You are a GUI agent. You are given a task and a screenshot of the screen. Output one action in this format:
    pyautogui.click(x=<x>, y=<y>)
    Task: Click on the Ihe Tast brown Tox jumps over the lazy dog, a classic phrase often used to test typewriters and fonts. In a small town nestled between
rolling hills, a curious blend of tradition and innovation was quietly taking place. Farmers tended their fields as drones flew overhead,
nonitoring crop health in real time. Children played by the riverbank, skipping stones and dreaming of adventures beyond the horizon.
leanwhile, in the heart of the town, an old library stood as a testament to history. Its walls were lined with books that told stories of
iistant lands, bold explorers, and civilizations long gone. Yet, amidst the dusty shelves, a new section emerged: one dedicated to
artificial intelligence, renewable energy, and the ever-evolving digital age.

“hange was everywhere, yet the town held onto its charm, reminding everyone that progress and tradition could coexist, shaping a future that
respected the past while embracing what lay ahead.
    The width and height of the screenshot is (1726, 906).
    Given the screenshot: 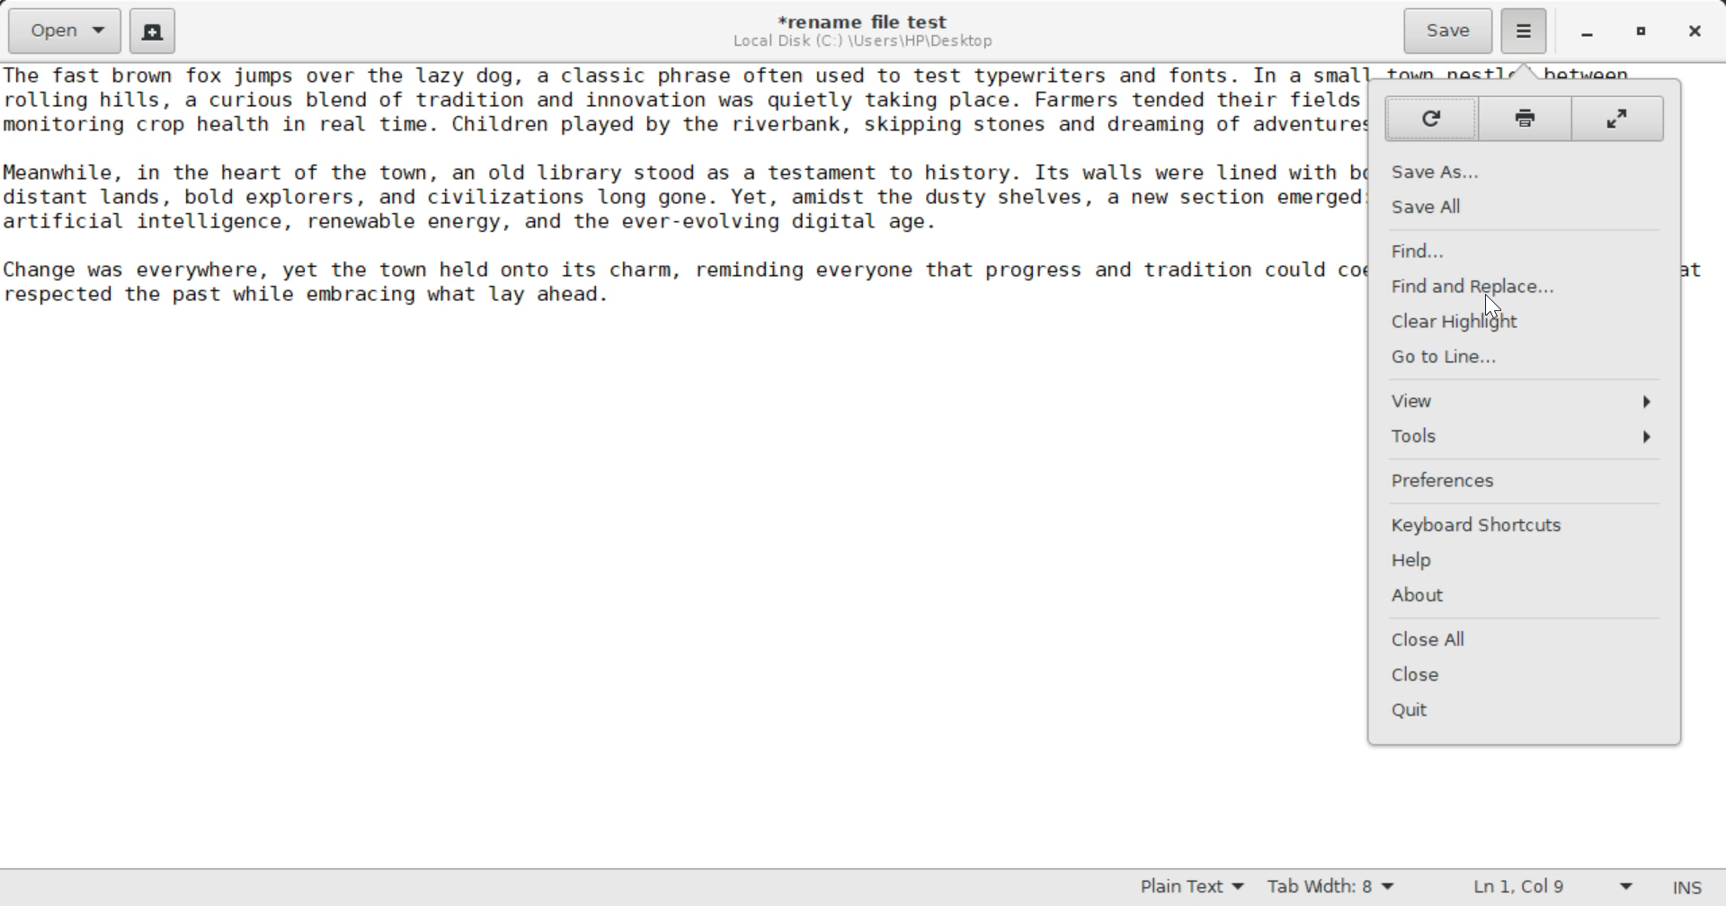 What is the action you would take?
    pyautogui.click(x=681, y=189)
    